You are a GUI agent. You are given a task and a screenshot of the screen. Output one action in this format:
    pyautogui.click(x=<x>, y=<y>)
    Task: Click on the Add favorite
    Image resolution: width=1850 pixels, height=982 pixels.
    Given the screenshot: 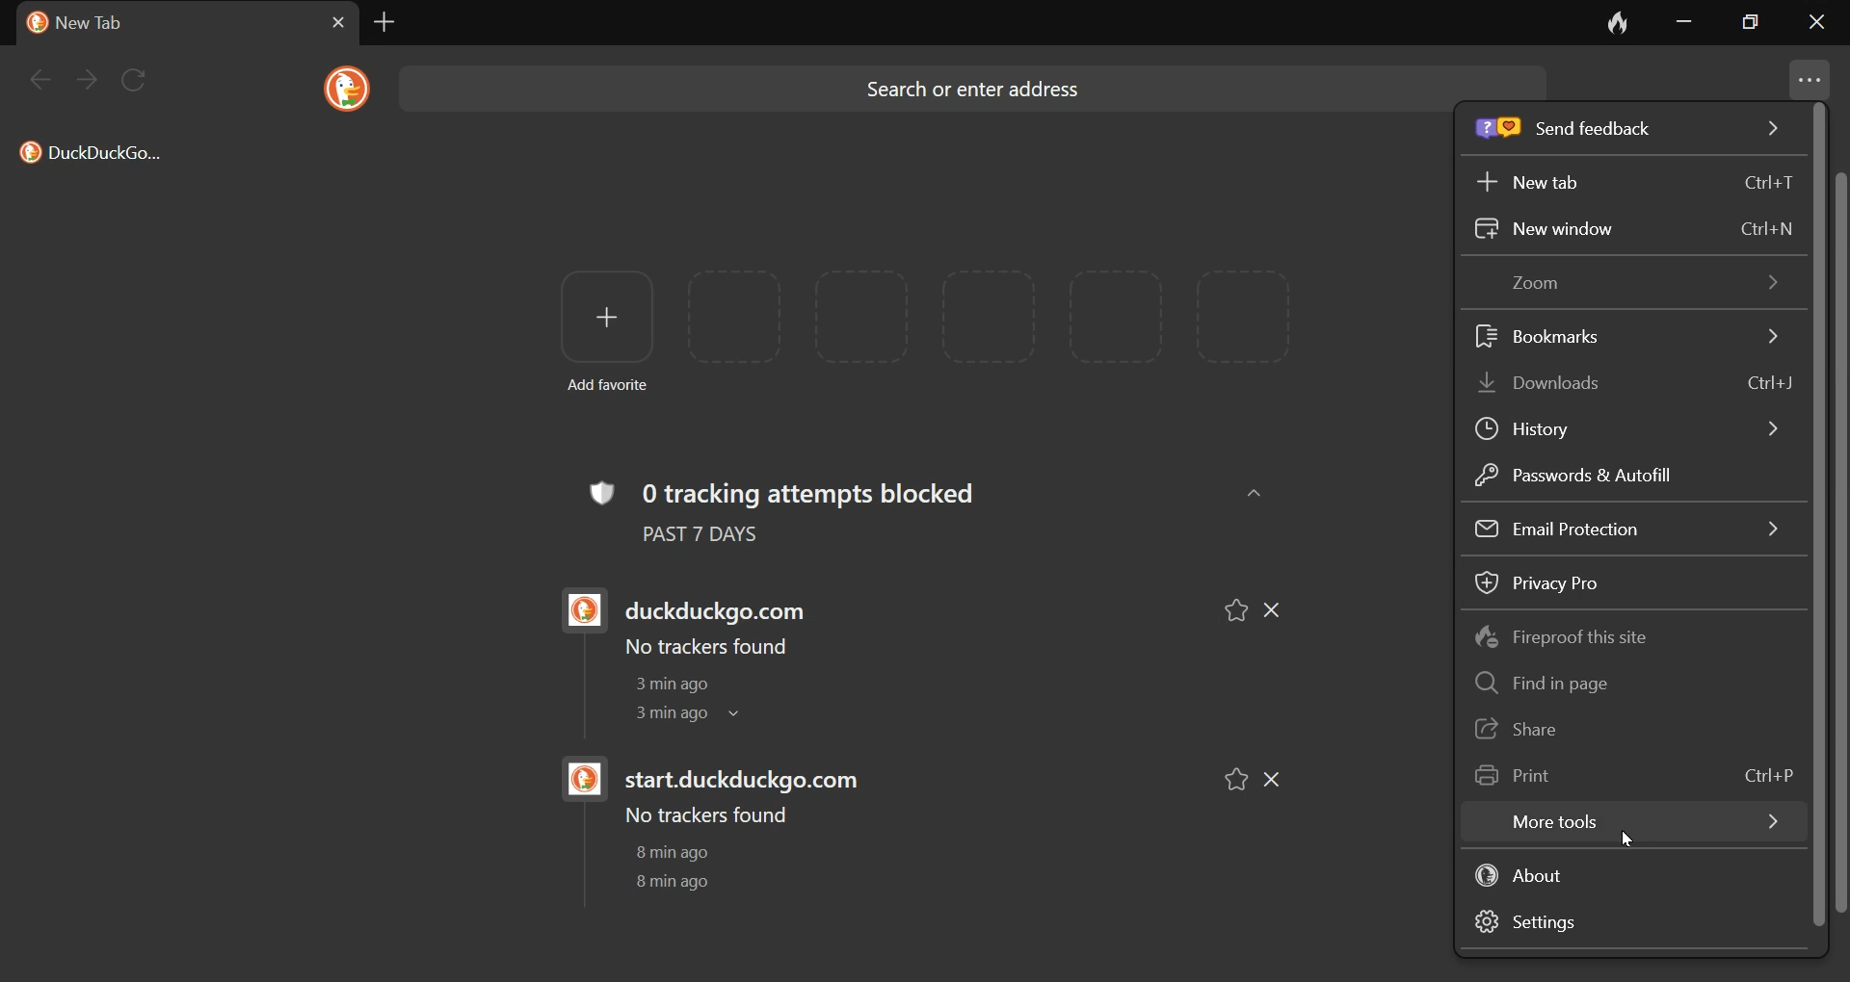 What is the action you would take?
    pyautogui.click(x=614, y=387)
    